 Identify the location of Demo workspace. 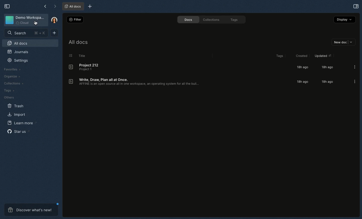
(24, 20).